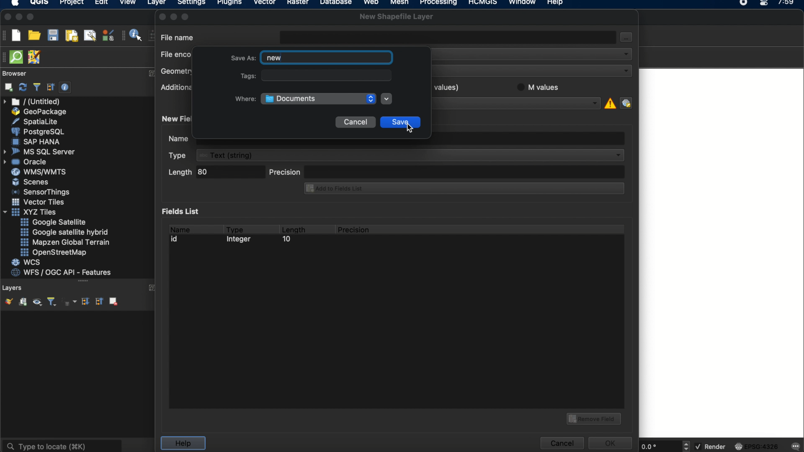  Describe the element at coordinates (14, 3) in the screenshot. I see `apple logo` at that location.